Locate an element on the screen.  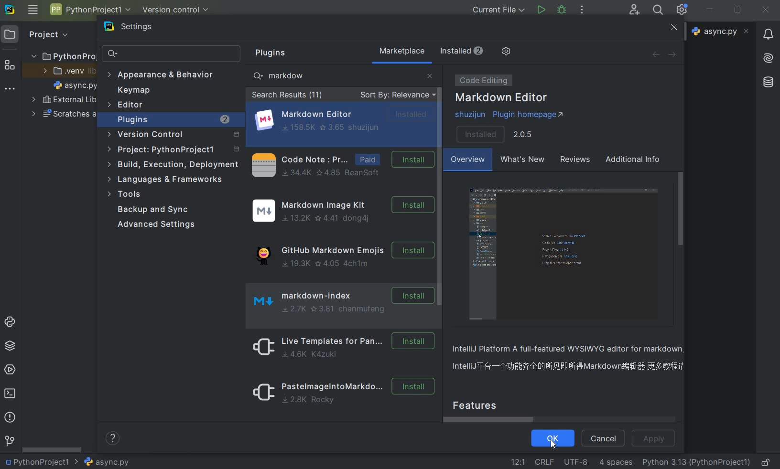
debug is located at coordinates (563, 11).